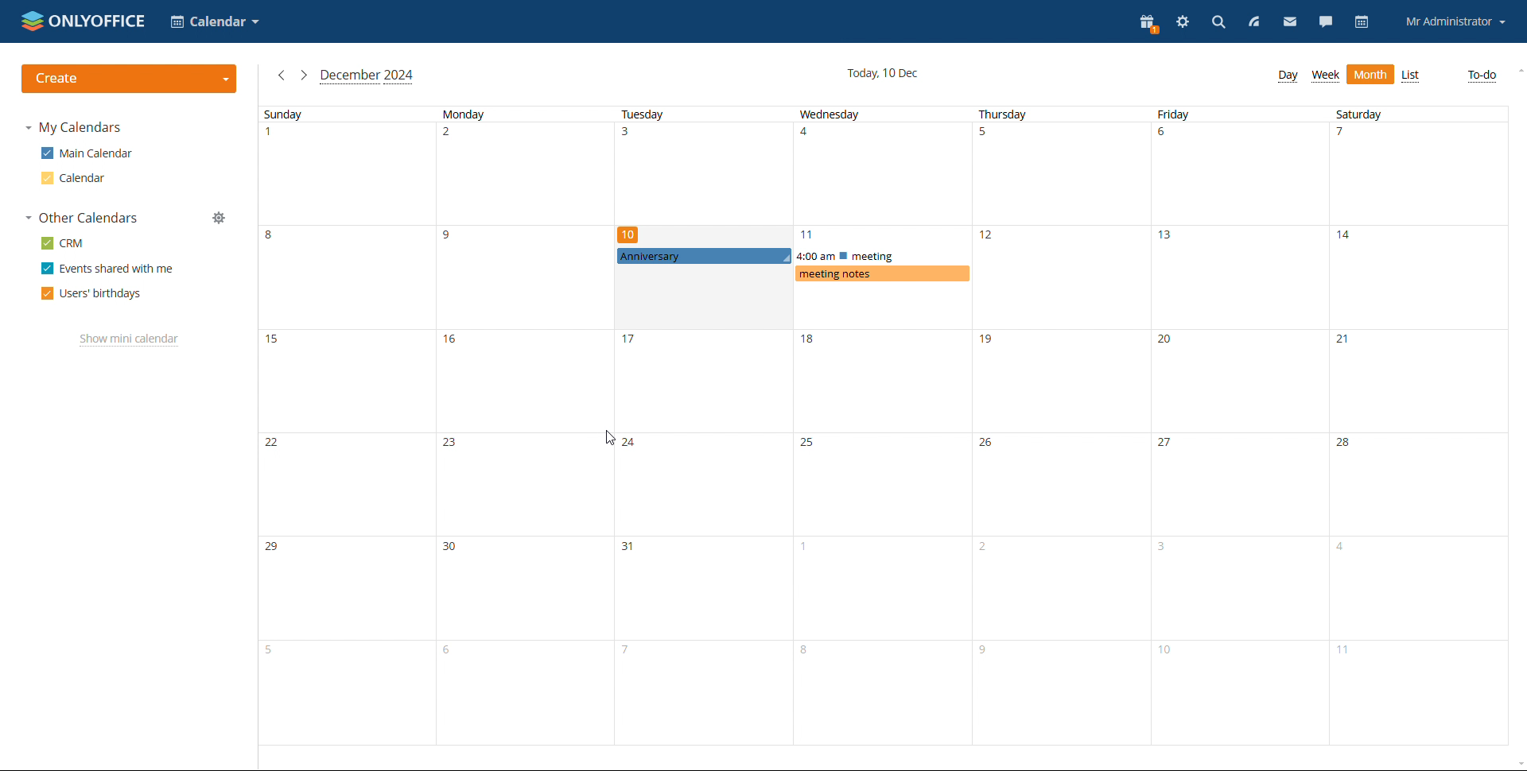 The width and height of the screenshot is (1527, 771). Describe the element at coordinates (1253, 21) in the screenshot. I see `feed` at that location.